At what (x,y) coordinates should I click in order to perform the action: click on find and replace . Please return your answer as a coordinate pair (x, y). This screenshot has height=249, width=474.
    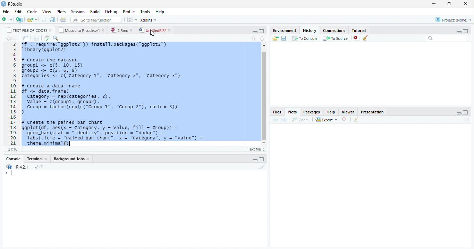
    Looking at the image, I should click on (56, 38).